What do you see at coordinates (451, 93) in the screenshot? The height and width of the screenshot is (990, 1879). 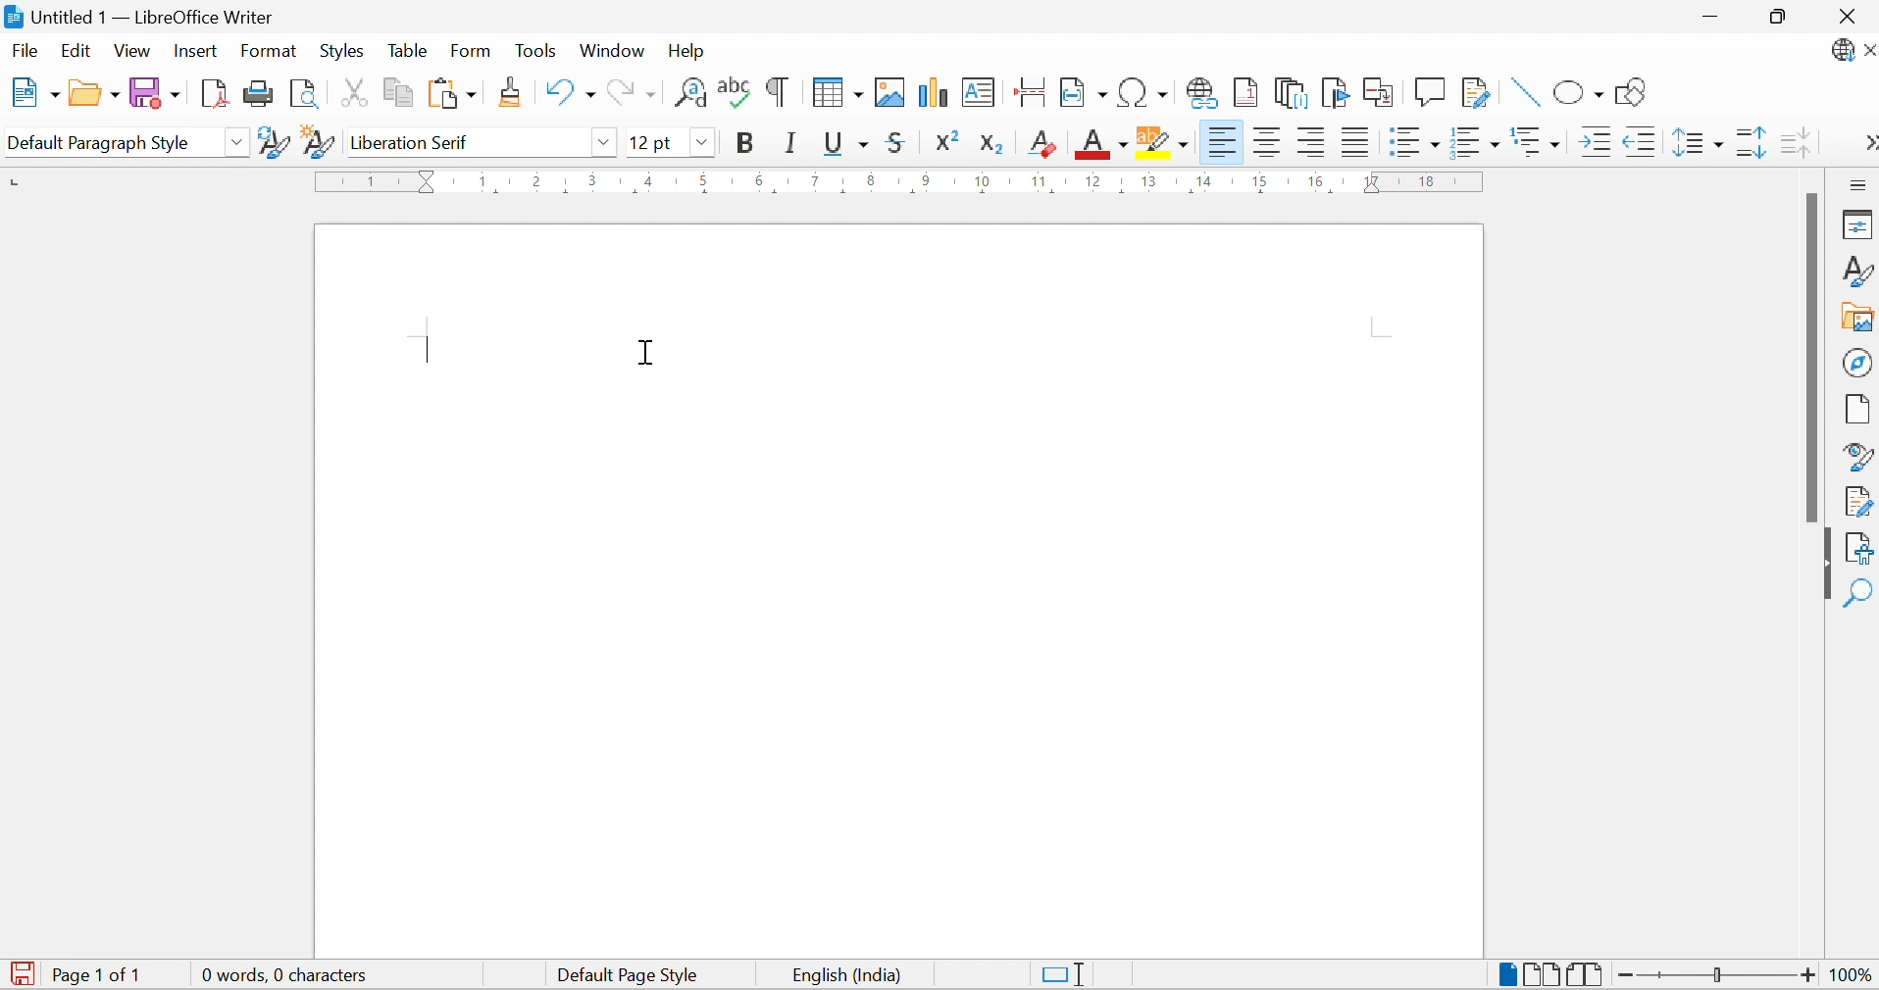 I see `Paste` at bounding box center [451, 93].